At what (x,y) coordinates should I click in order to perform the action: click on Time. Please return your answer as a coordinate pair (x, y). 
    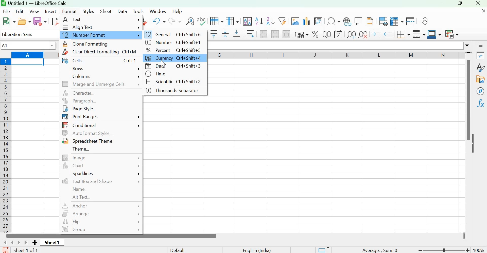
    Looking at the image, I should click on (163, 74).